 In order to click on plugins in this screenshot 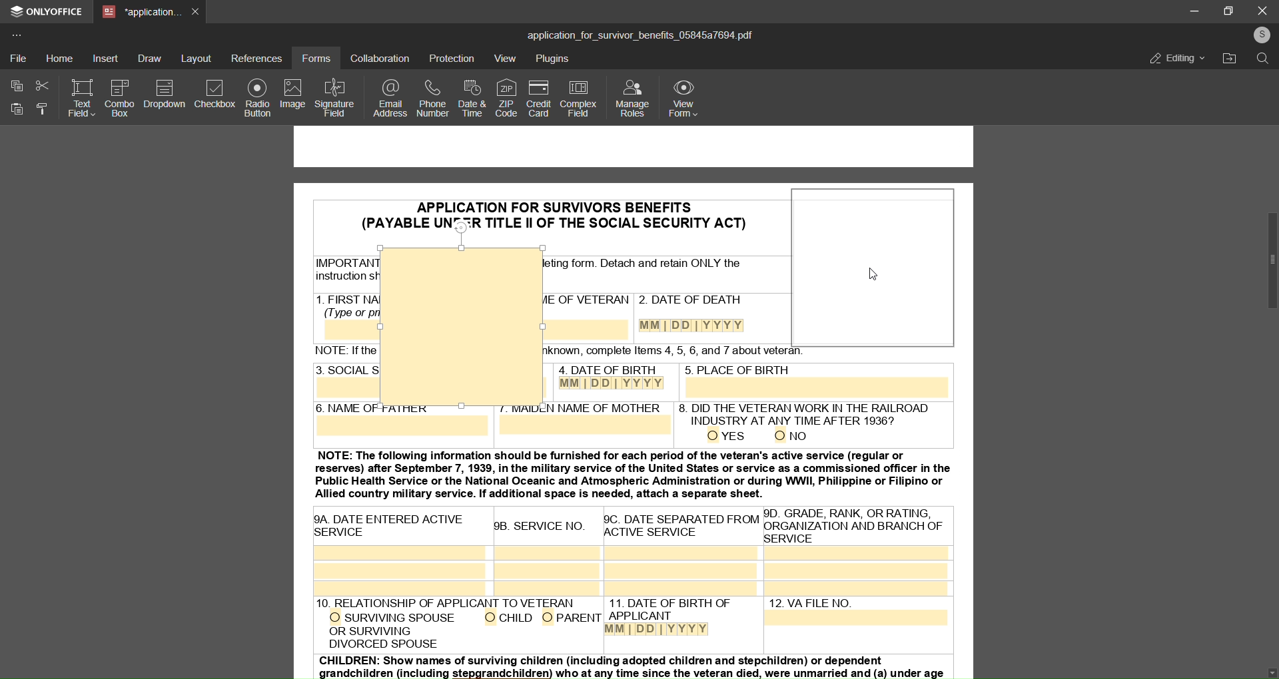, I will do `click(554, 60)`.